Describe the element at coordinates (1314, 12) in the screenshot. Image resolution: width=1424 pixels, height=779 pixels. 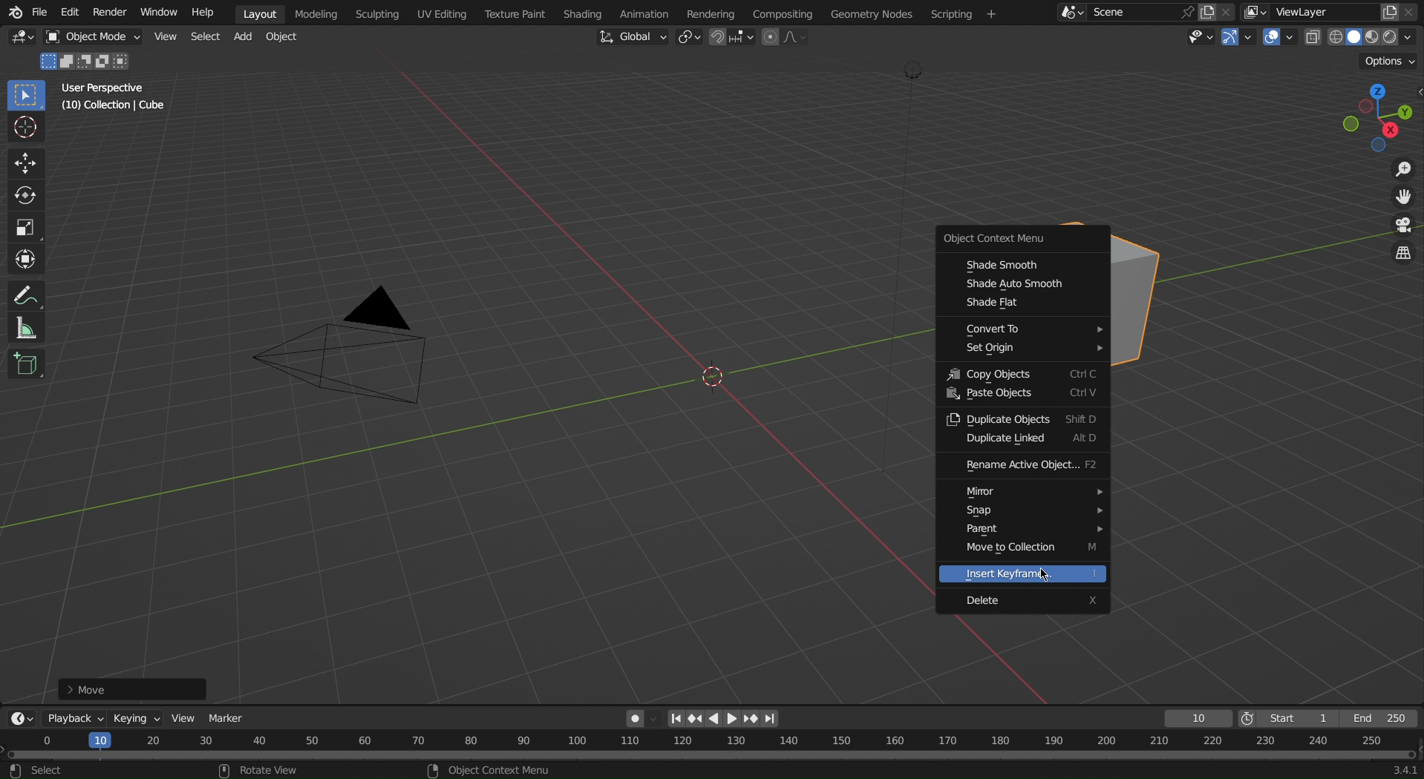
I see `ViewLayer` at that location.